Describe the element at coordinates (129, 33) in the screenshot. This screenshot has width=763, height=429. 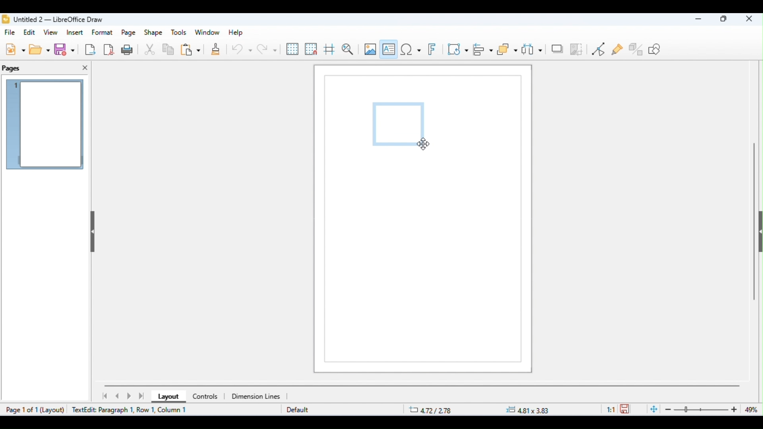
I see `page` at that location.